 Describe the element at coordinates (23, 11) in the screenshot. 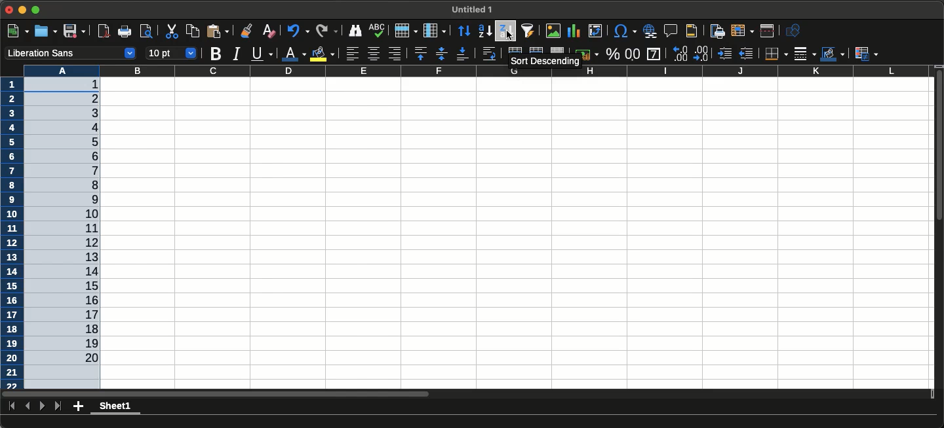

I see `Minimize` at that location.